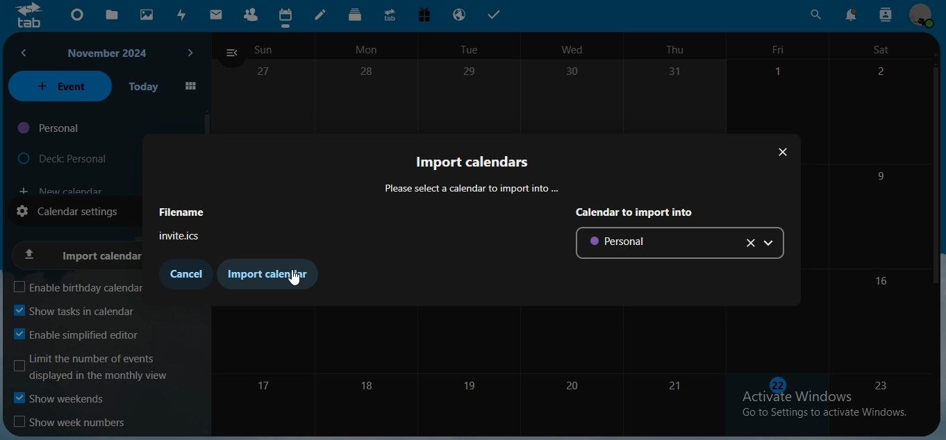  Describe the element at coordinates (920, 15) in the screenshot. I see `view profile` at that location.